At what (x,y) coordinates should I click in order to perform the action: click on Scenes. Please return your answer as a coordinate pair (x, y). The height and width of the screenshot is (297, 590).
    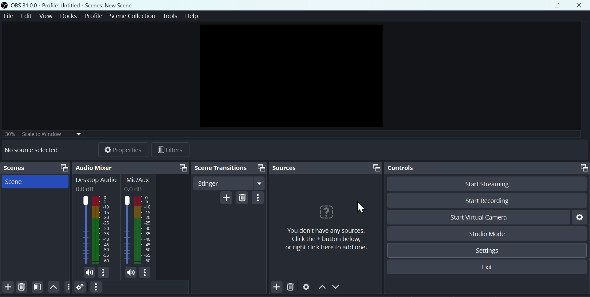
    Looking at the image, I should click on (22, 168).